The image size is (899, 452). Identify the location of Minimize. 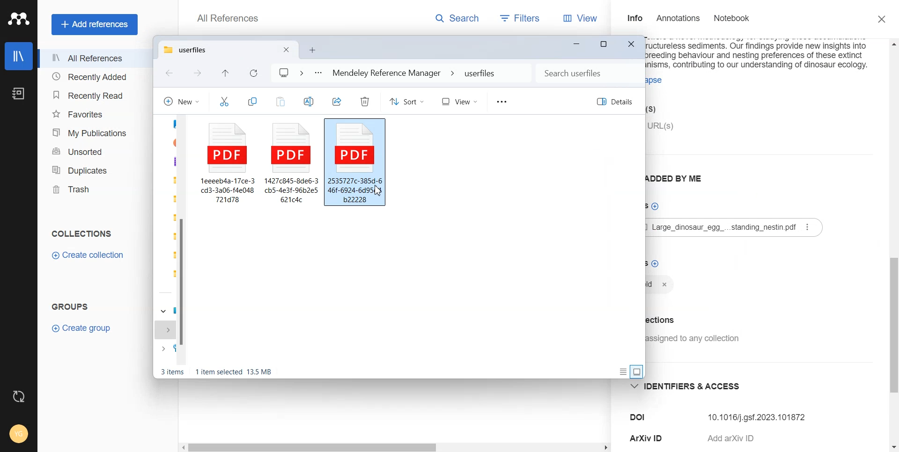
(579, 44).